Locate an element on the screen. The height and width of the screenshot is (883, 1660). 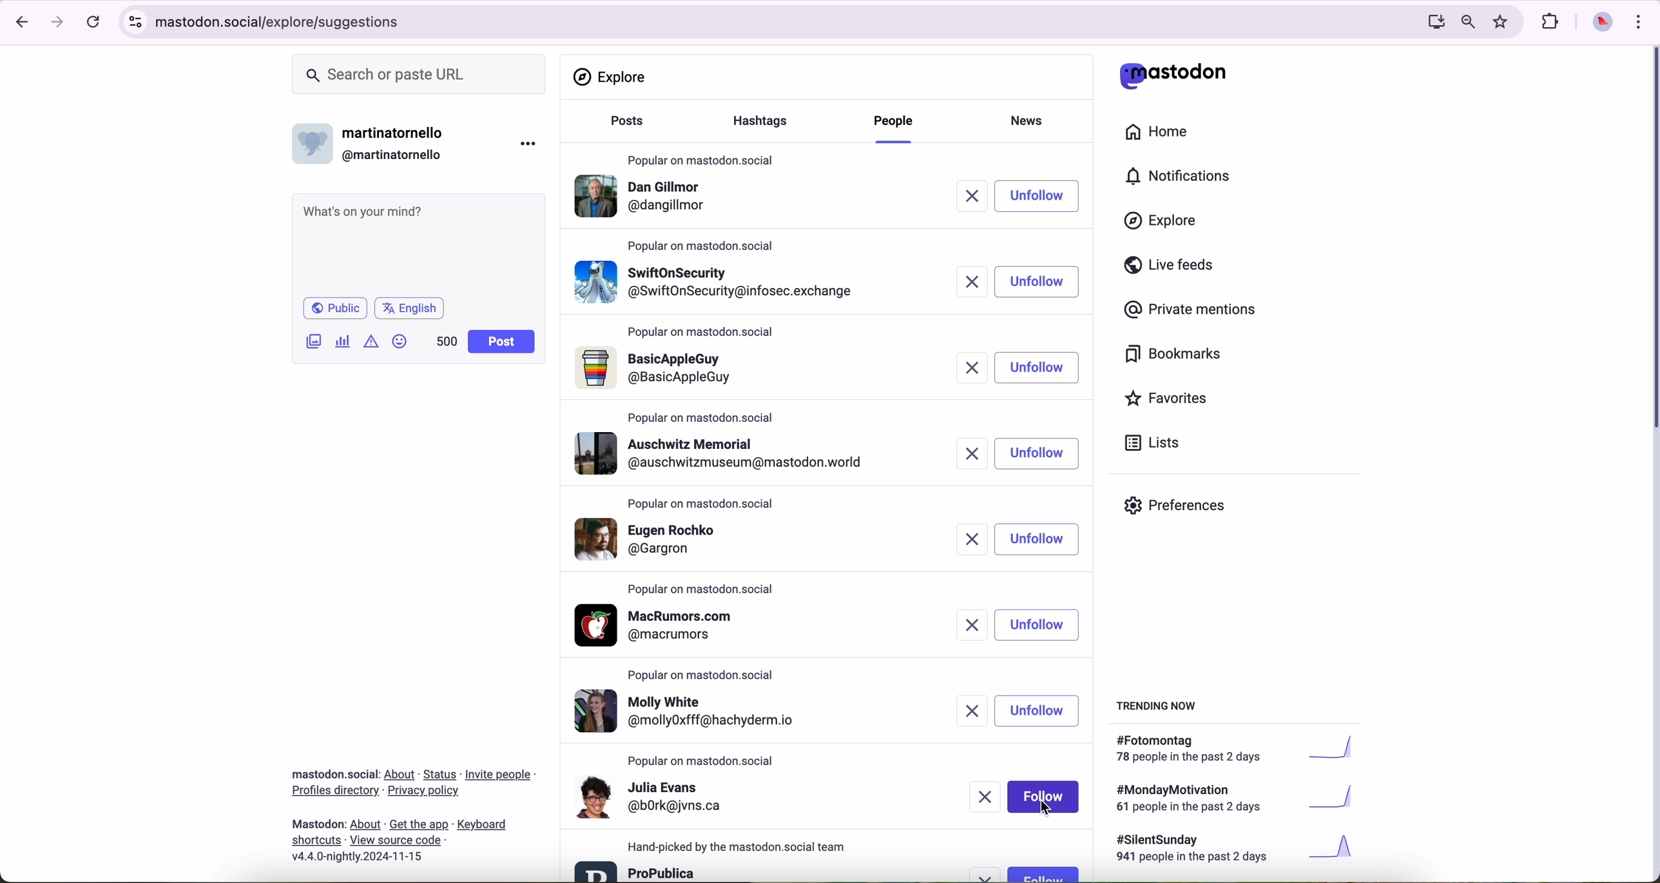
profile is located at coordinates (663, 625).